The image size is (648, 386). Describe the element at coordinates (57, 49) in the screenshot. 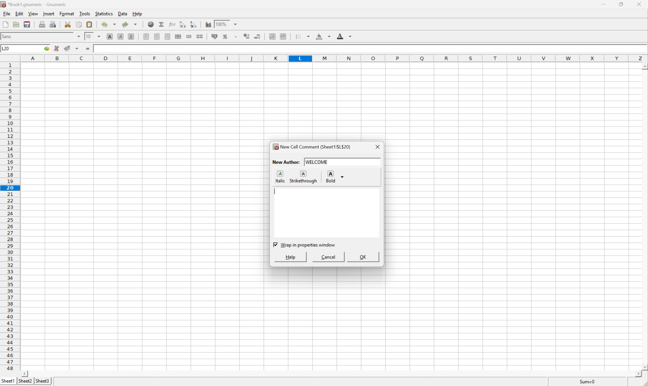

I see `Cancel changes` at that location.